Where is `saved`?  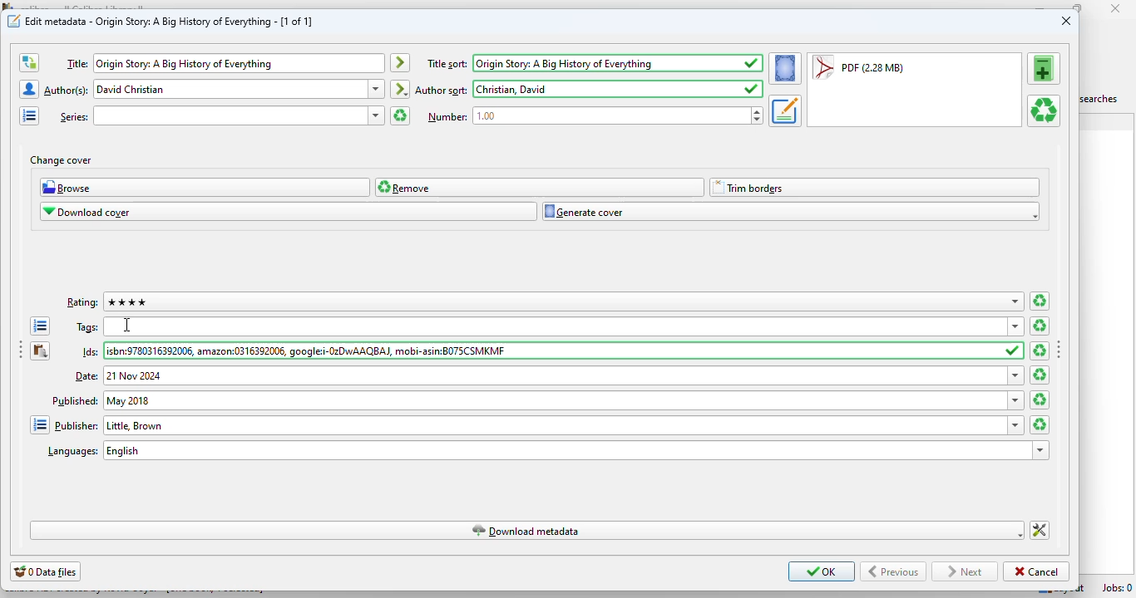 saved is located at coordinates (1014, 351).